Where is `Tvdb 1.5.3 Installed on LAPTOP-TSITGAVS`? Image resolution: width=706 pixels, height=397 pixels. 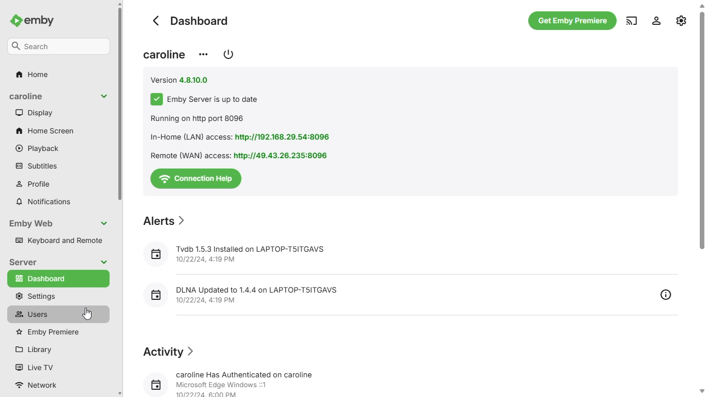 Tvdb 1.5.3 Installed on LAPTOP-TSITGAVS is located at coordinates (252, 249).